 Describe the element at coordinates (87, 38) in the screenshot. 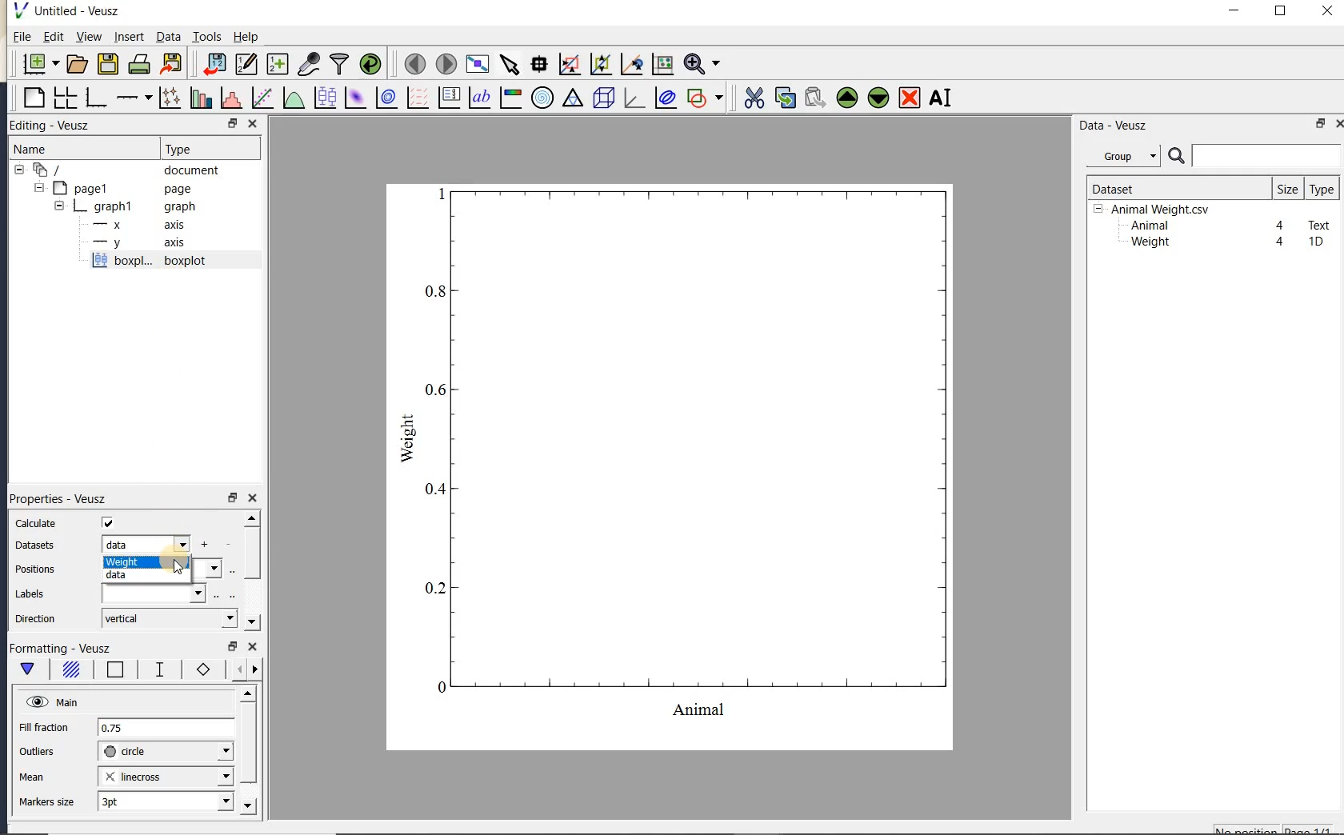

I see `view` at that location.